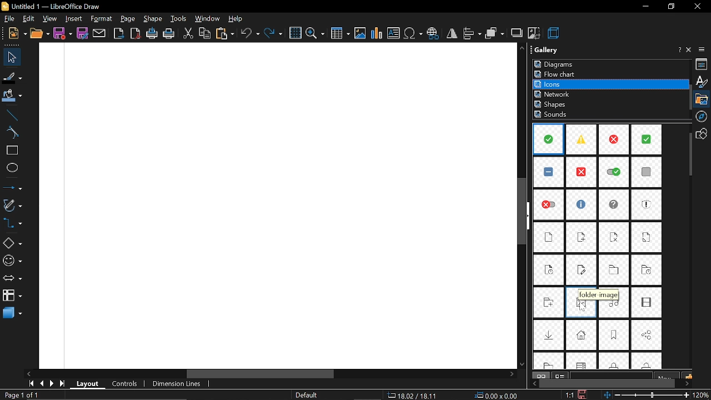  Describe the element at coordinates (169, 33) in the screenshot. I see `print` at that location.